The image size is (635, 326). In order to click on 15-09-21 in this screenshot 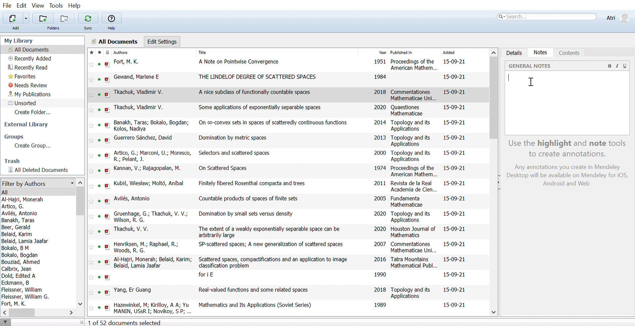, I will do `click(456, 305)`.